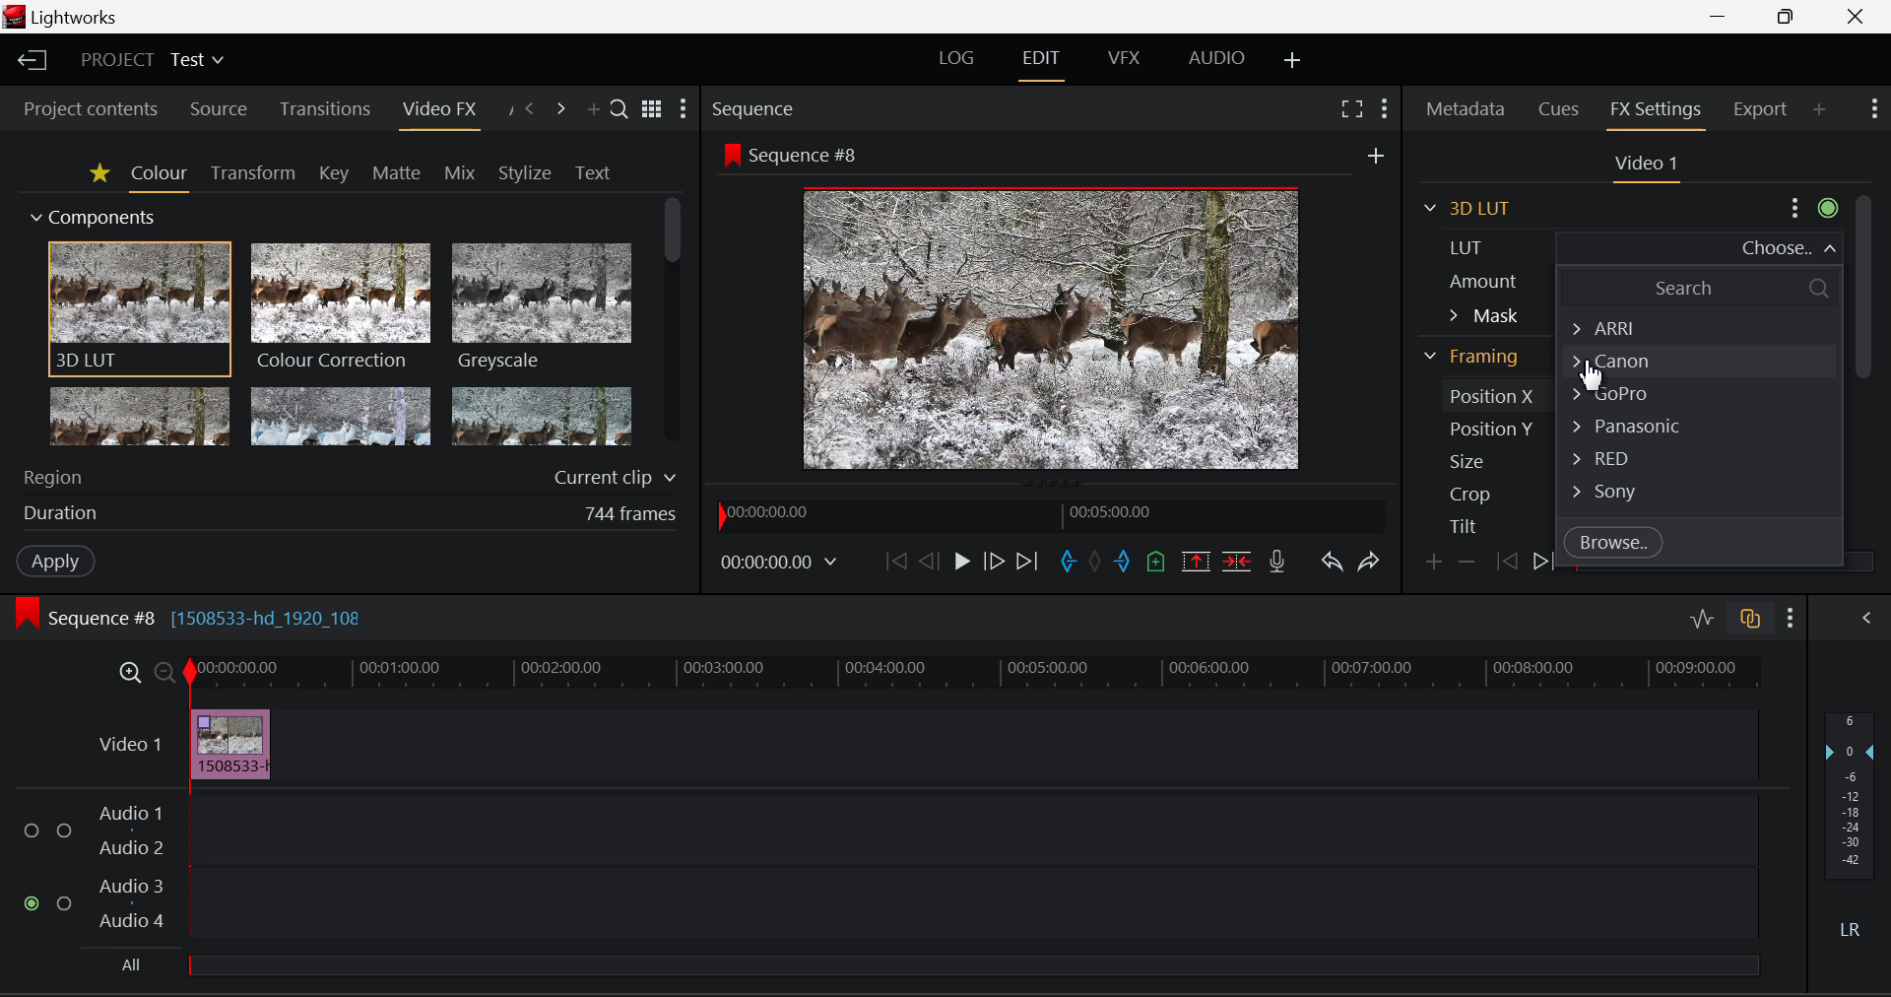  What do you see at coordinates (137, 309) in the screenshot?
I see `3D LUT` at bounding box center [137, 309].